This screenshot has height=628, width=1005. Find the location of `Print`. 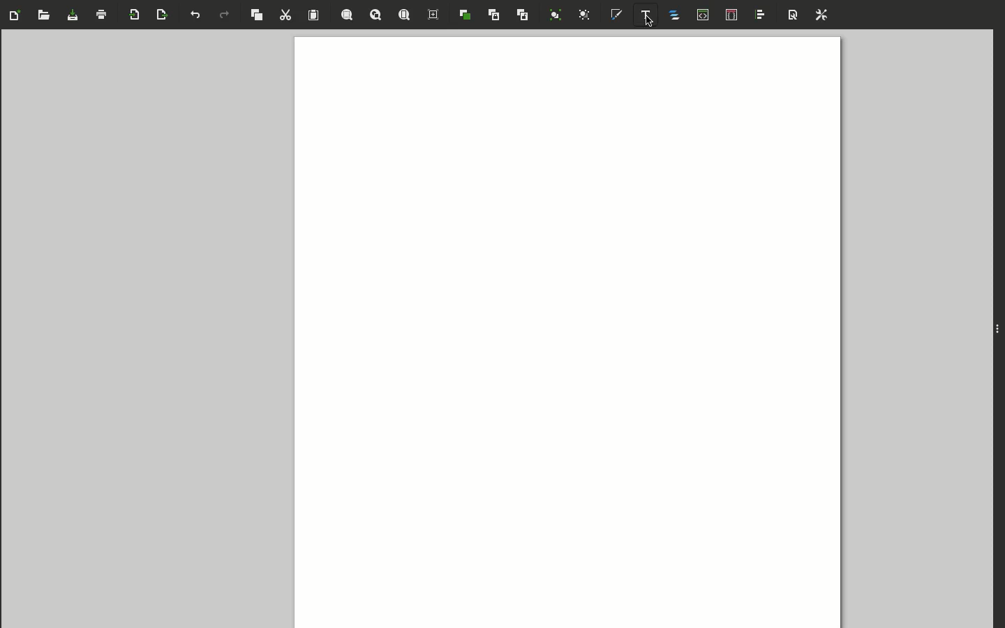

Print is located at coordinates (103, 14).